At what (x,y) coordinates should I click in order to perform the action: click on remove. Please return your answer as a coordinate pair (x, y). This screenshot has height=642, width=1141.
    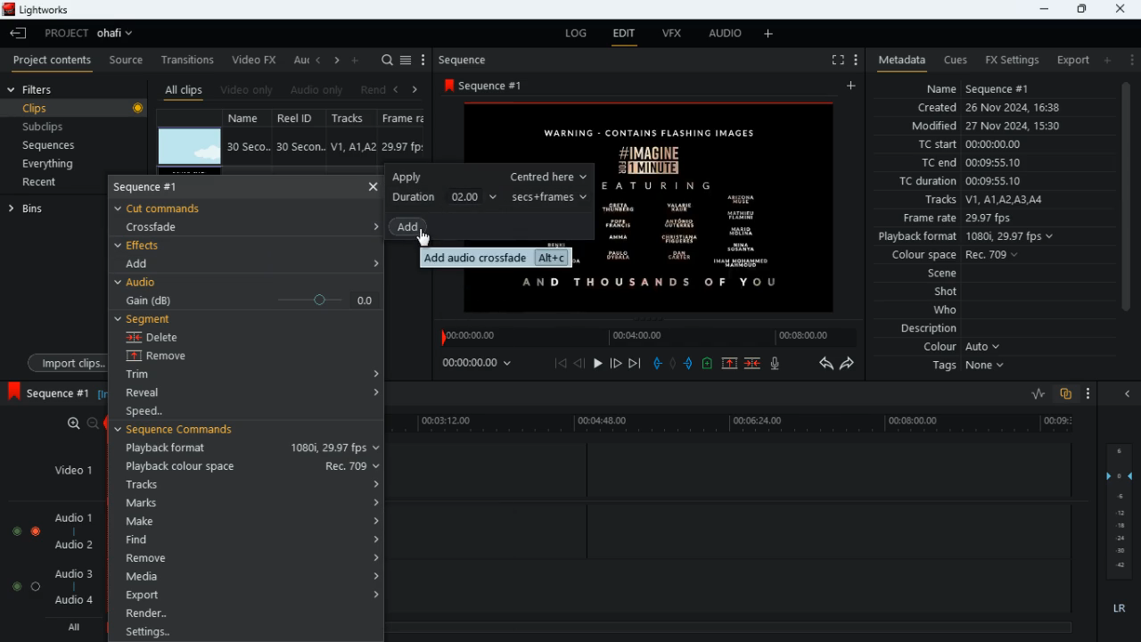
    Looking at the image, I should click on (252, 558).